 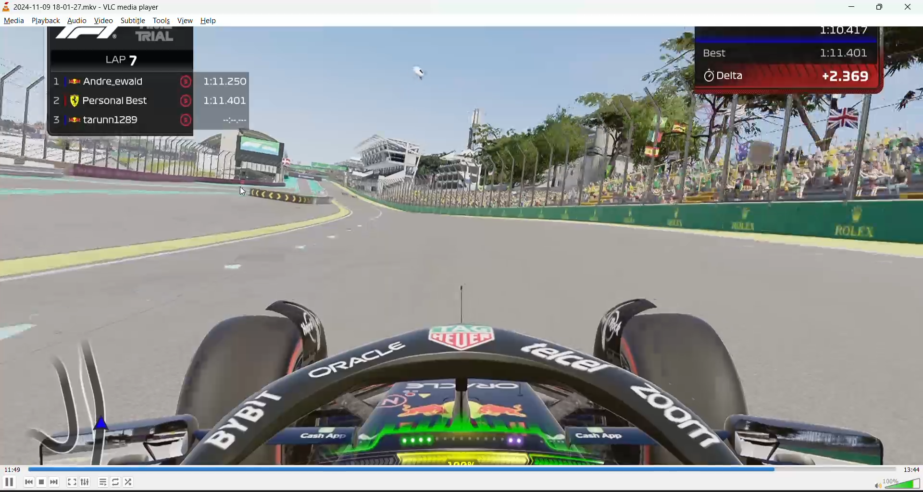 What do you see at coordinates (48, 22) in the screenshot?
I see `playback` at bounding box center [48, 22].